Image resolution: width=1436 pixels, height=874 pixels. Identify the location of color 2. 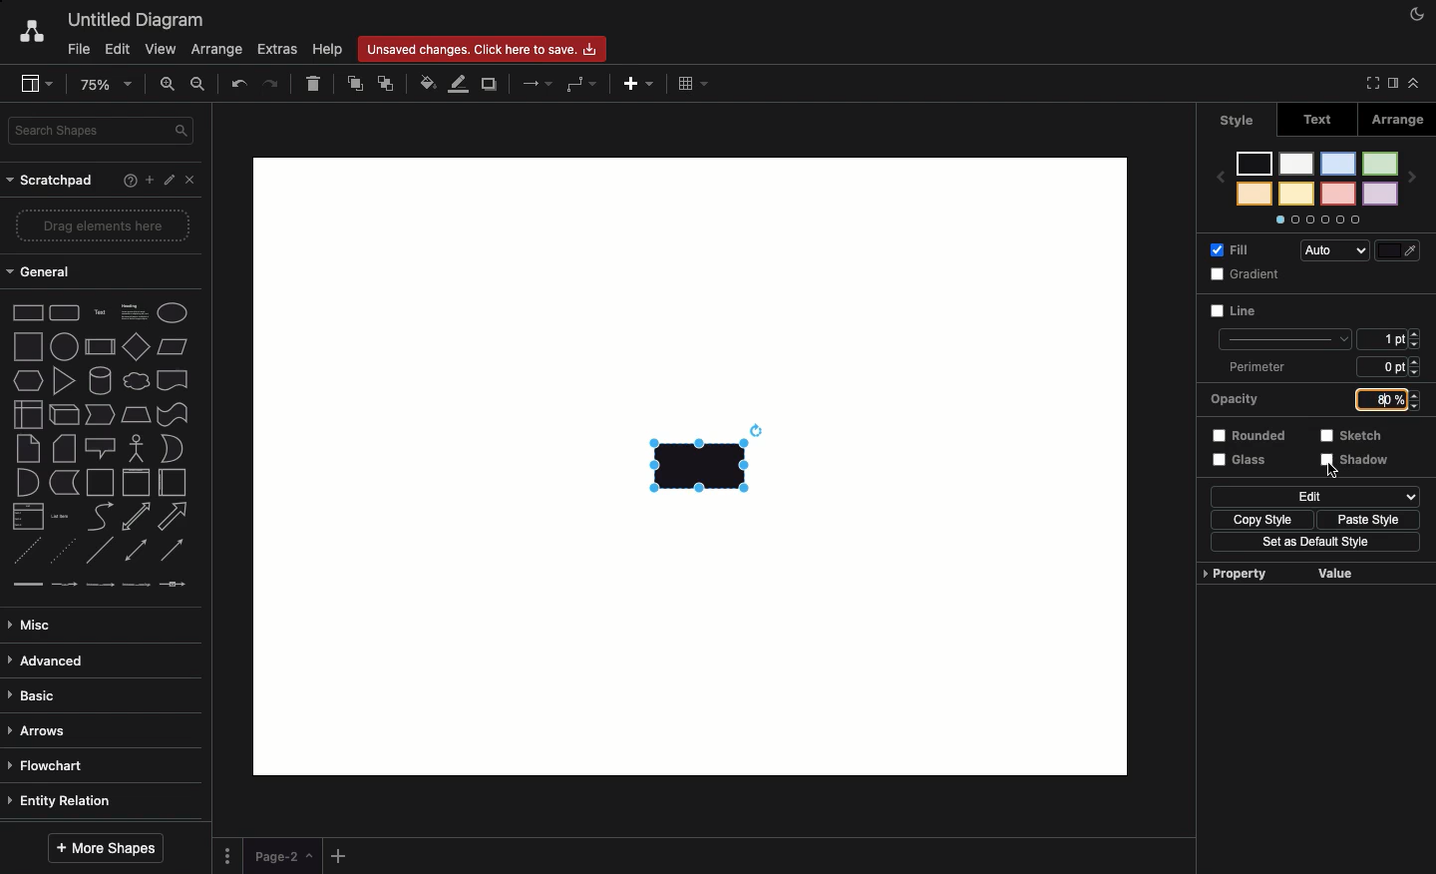
(1380, 194).